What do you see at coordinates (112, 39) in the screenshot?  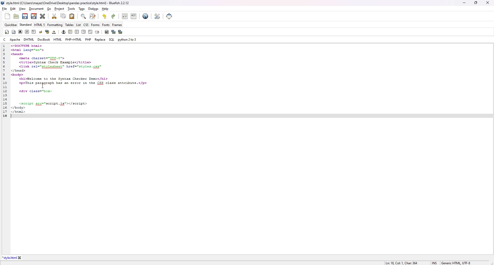 I see `sql` at bounding box center [112, 39].